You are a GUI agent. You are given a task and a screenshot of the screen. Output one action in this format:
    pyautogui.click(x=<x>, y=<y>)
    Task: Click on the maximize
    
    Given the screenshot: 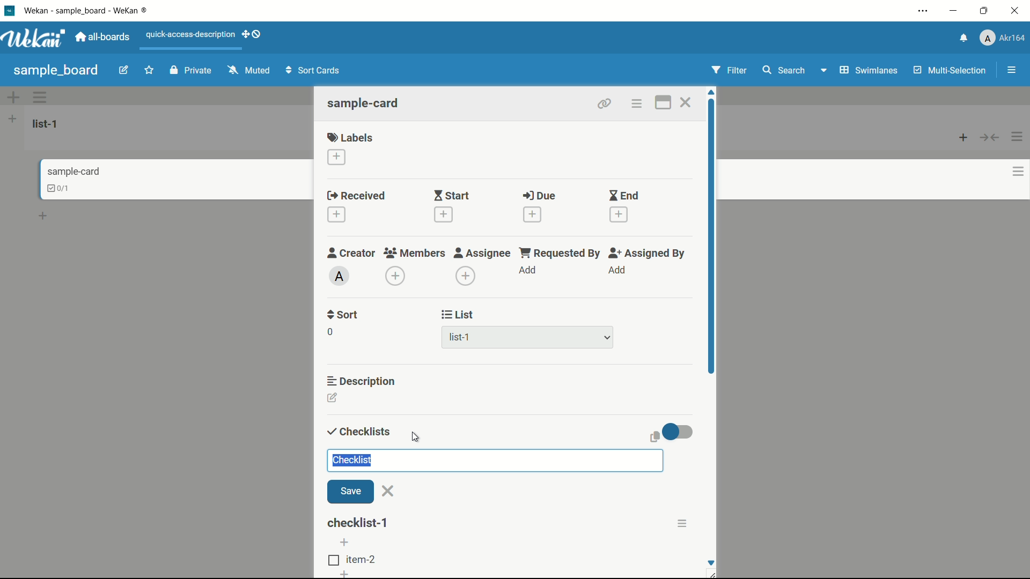 What is the action you would take?
    pyautogui.click(x=985, y=11)
    